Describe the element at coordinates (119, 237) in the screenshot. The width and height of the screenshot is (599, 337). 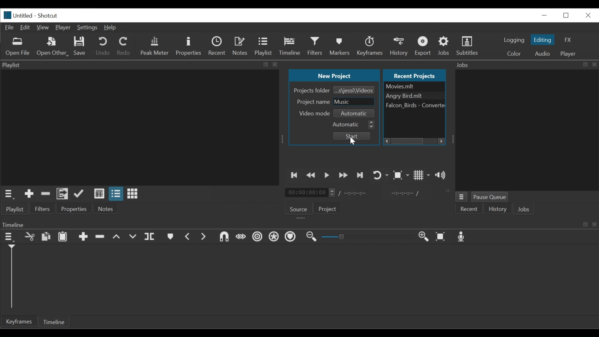
I see `Lift` at that location.